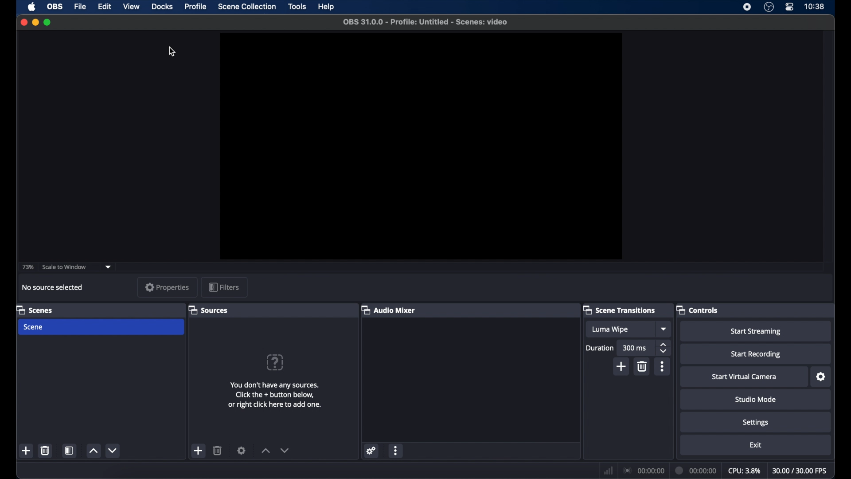 This screenshot has height=479, width=851. What do you see at coordinates (285, 450) in the screenshot?
I see `decrement` at bounding box center [285, 450].